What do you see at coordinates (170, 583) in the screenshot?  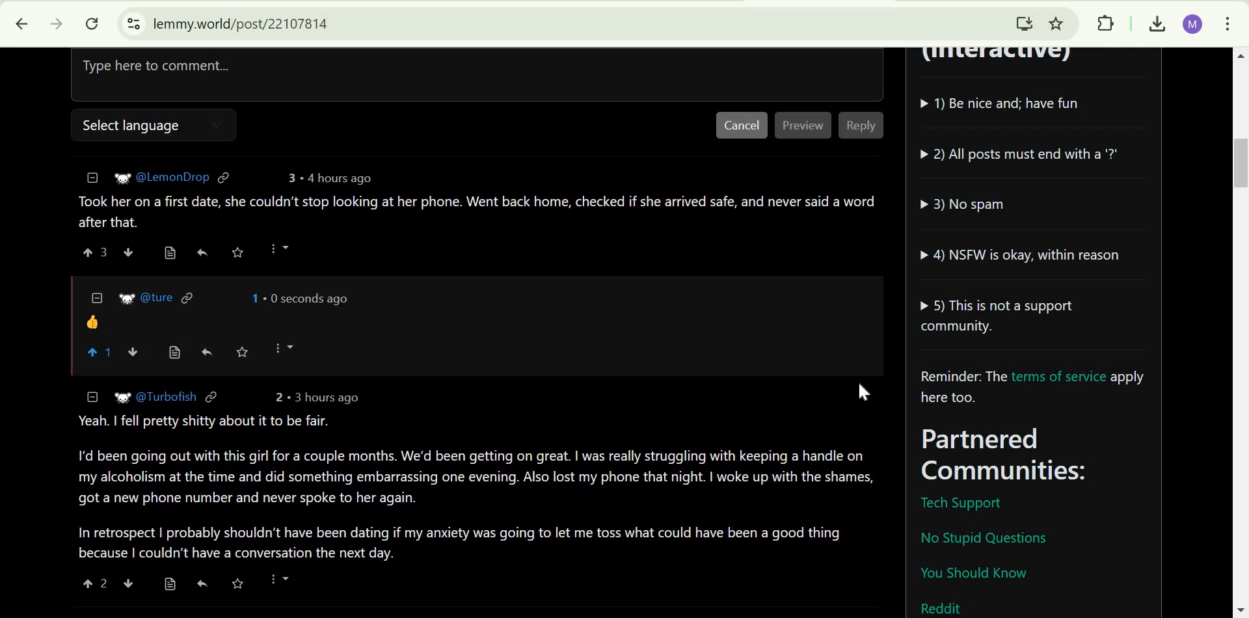 I see `view source` at bounding box center [170, 583].